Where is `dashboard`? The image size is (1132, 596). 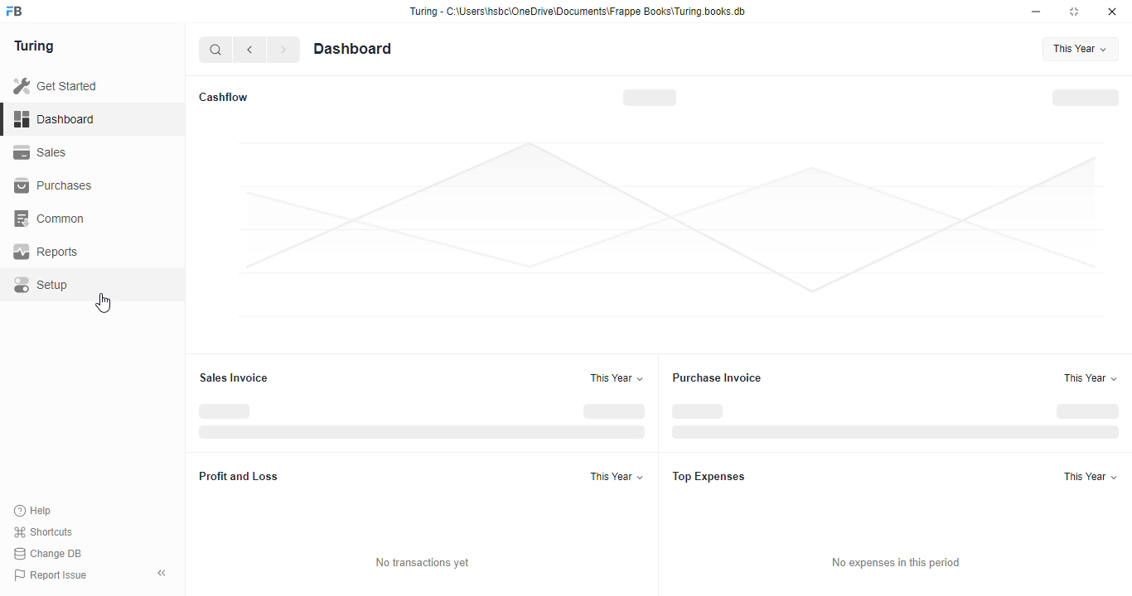
dashboard is located at coordinates (54, 118).